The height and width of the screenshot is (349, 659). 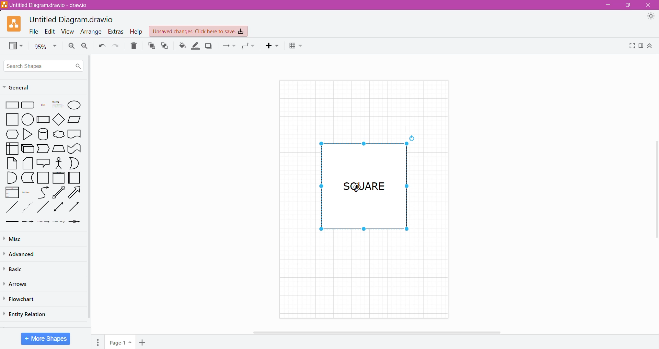 I want to click on Dotted Arrow, so click(x=59, y=223).